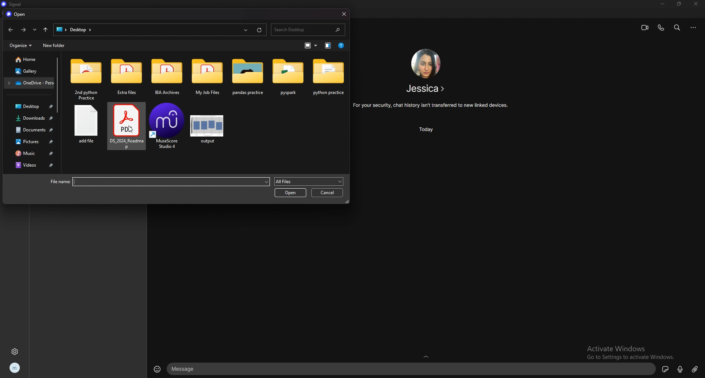  Describe the element at coordinates (207, 79) in the screenshot. I see `folder` at that location.